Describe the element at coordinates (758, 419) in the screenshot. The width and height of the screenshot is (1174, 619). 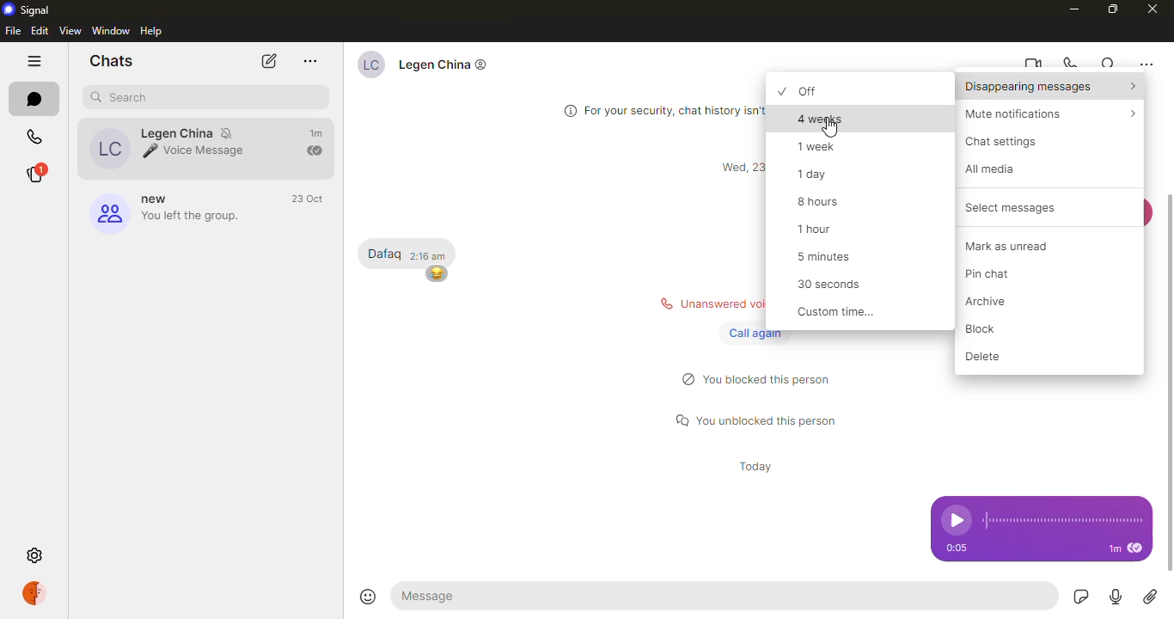
I see `status message` at that location.